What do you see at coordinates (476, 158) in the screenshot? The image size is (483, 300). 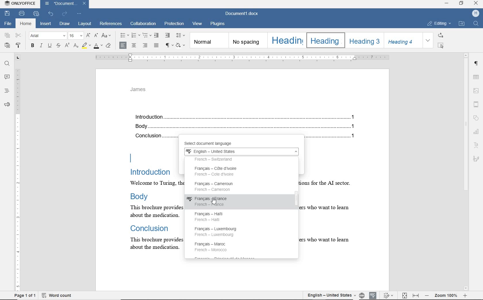 I see `signature` at bounding box center [476, 158].